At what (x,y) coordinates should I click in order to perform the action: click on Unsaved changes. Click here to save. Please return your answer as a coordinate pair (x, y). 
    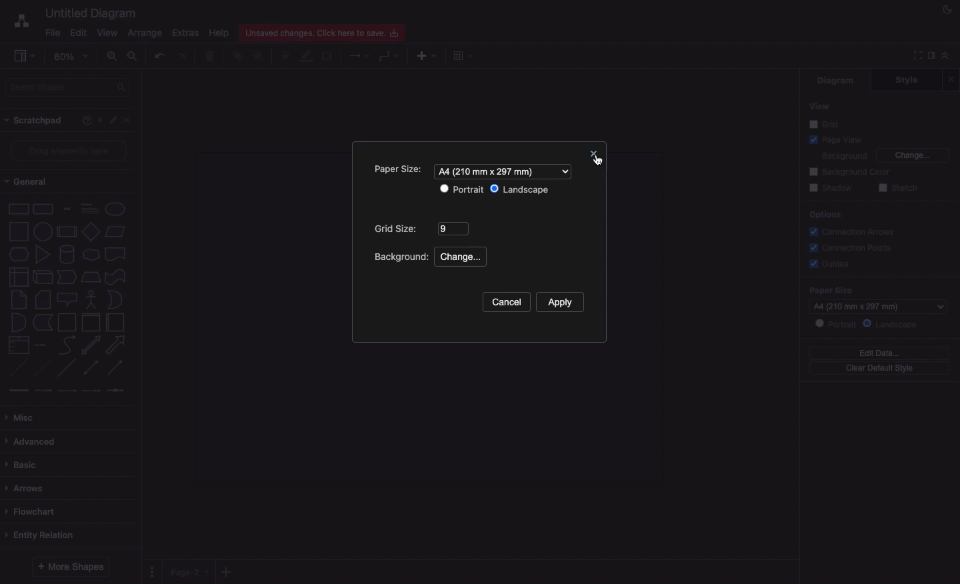
    Looking at the image, I should click on (324, 32).